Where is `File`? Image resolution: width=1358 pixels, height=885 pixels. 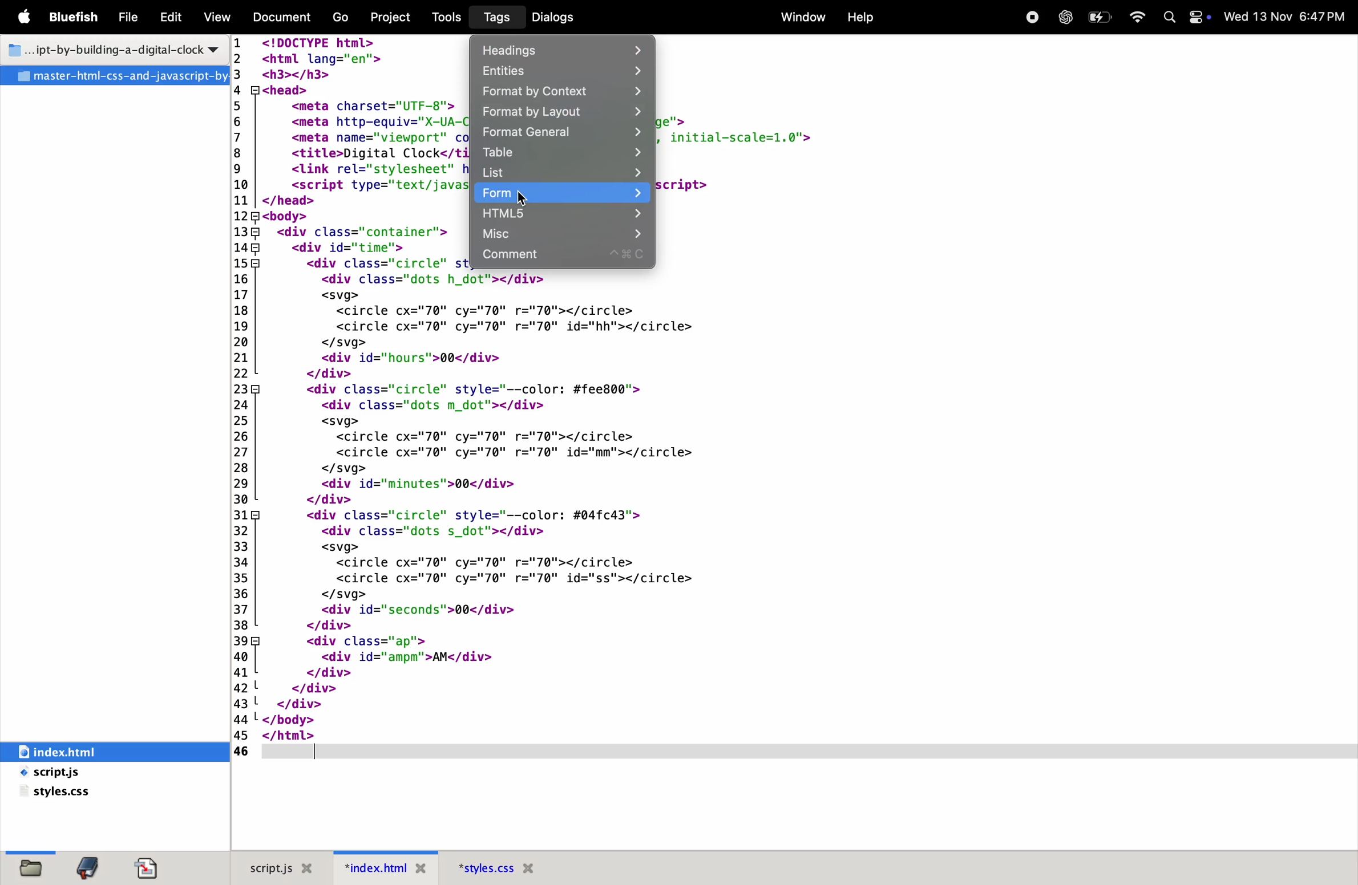
File is located at coordinates (131, 17).